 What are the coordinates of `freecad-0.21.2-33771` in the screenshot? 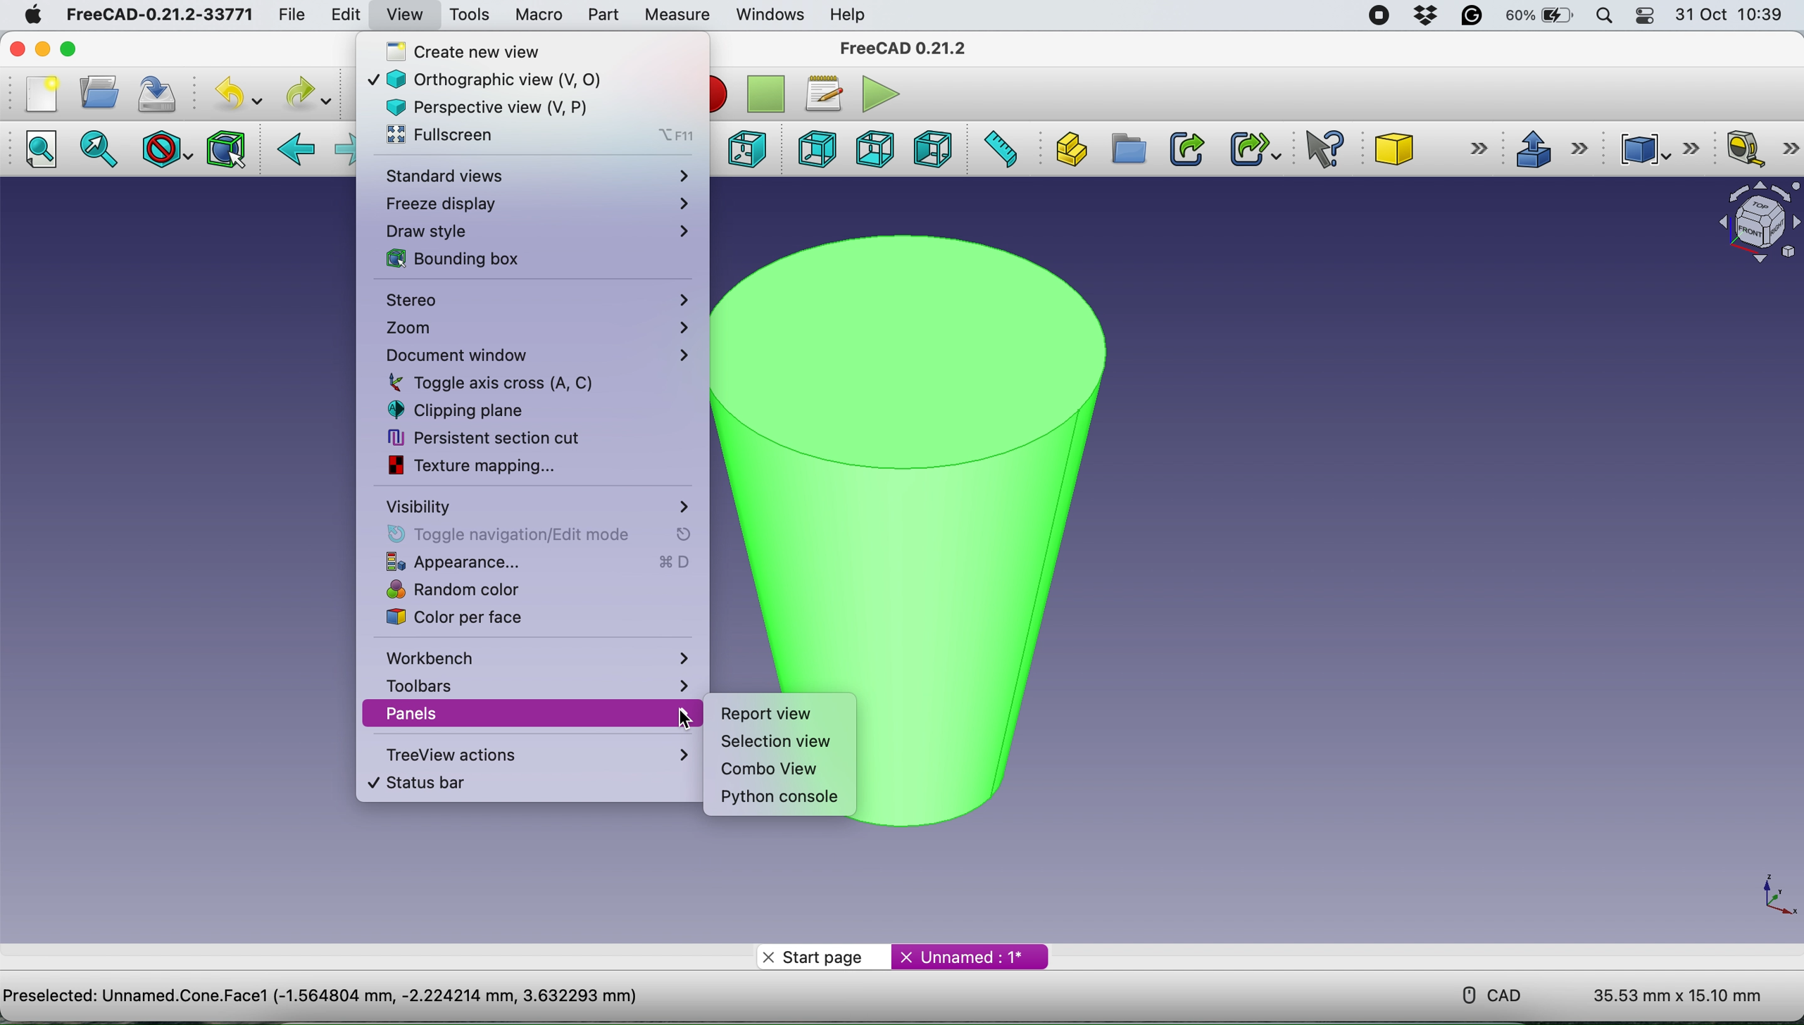 It's located at (161, 15).